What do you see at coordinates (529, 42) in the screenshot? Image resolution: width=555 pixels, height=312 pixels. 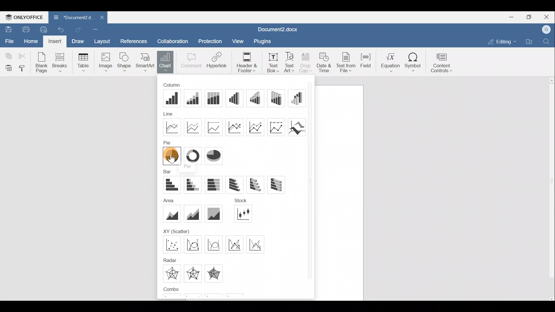 I see `Open file location` at bounding box center [529, 42].